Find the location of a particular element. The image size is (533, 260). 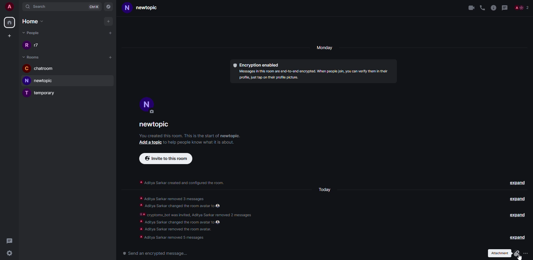

info is located at coordinates (183, 182).